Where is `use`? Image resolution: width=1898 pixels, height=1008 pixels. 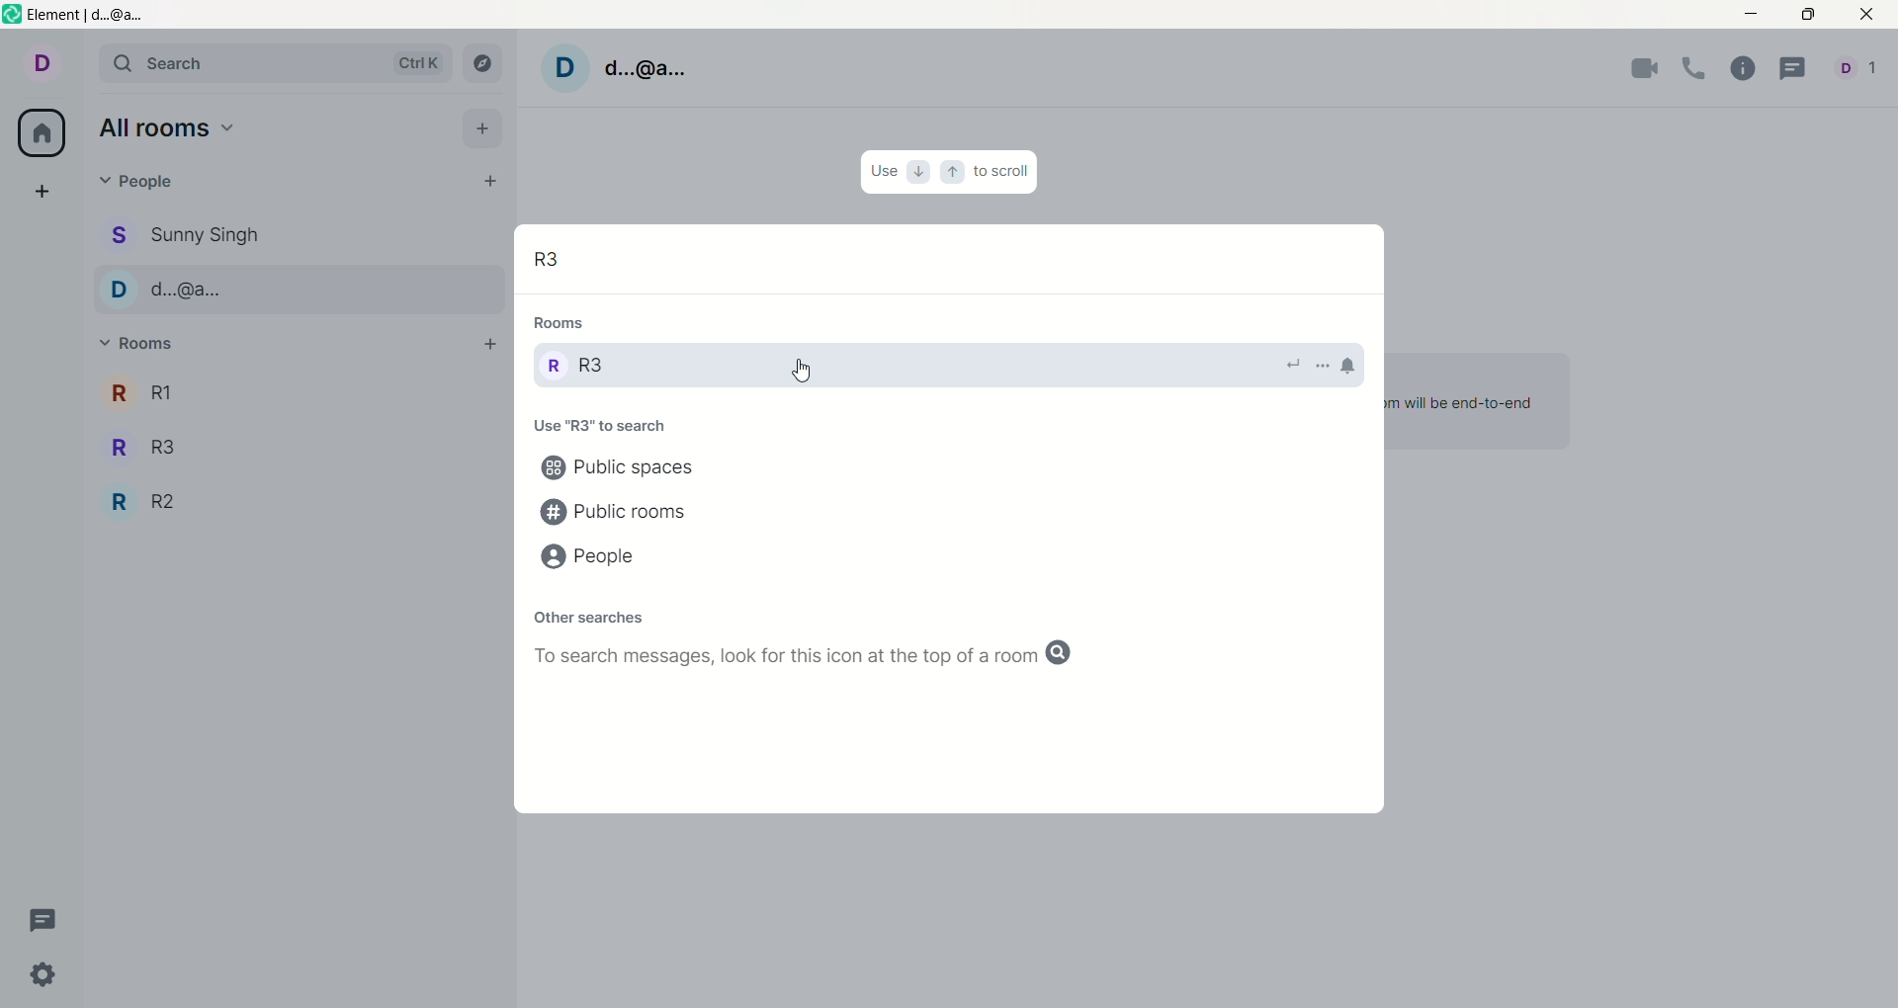 use is located at coordinates (883, 171).